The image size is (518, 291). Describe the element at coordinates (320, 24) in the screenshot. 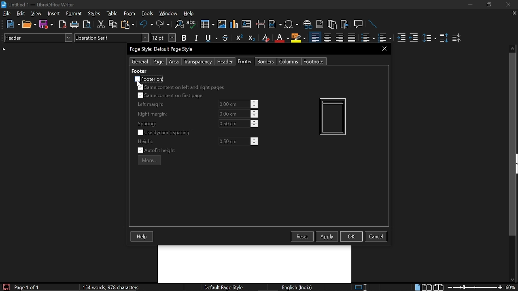

I see `Insert endnote` at that location.